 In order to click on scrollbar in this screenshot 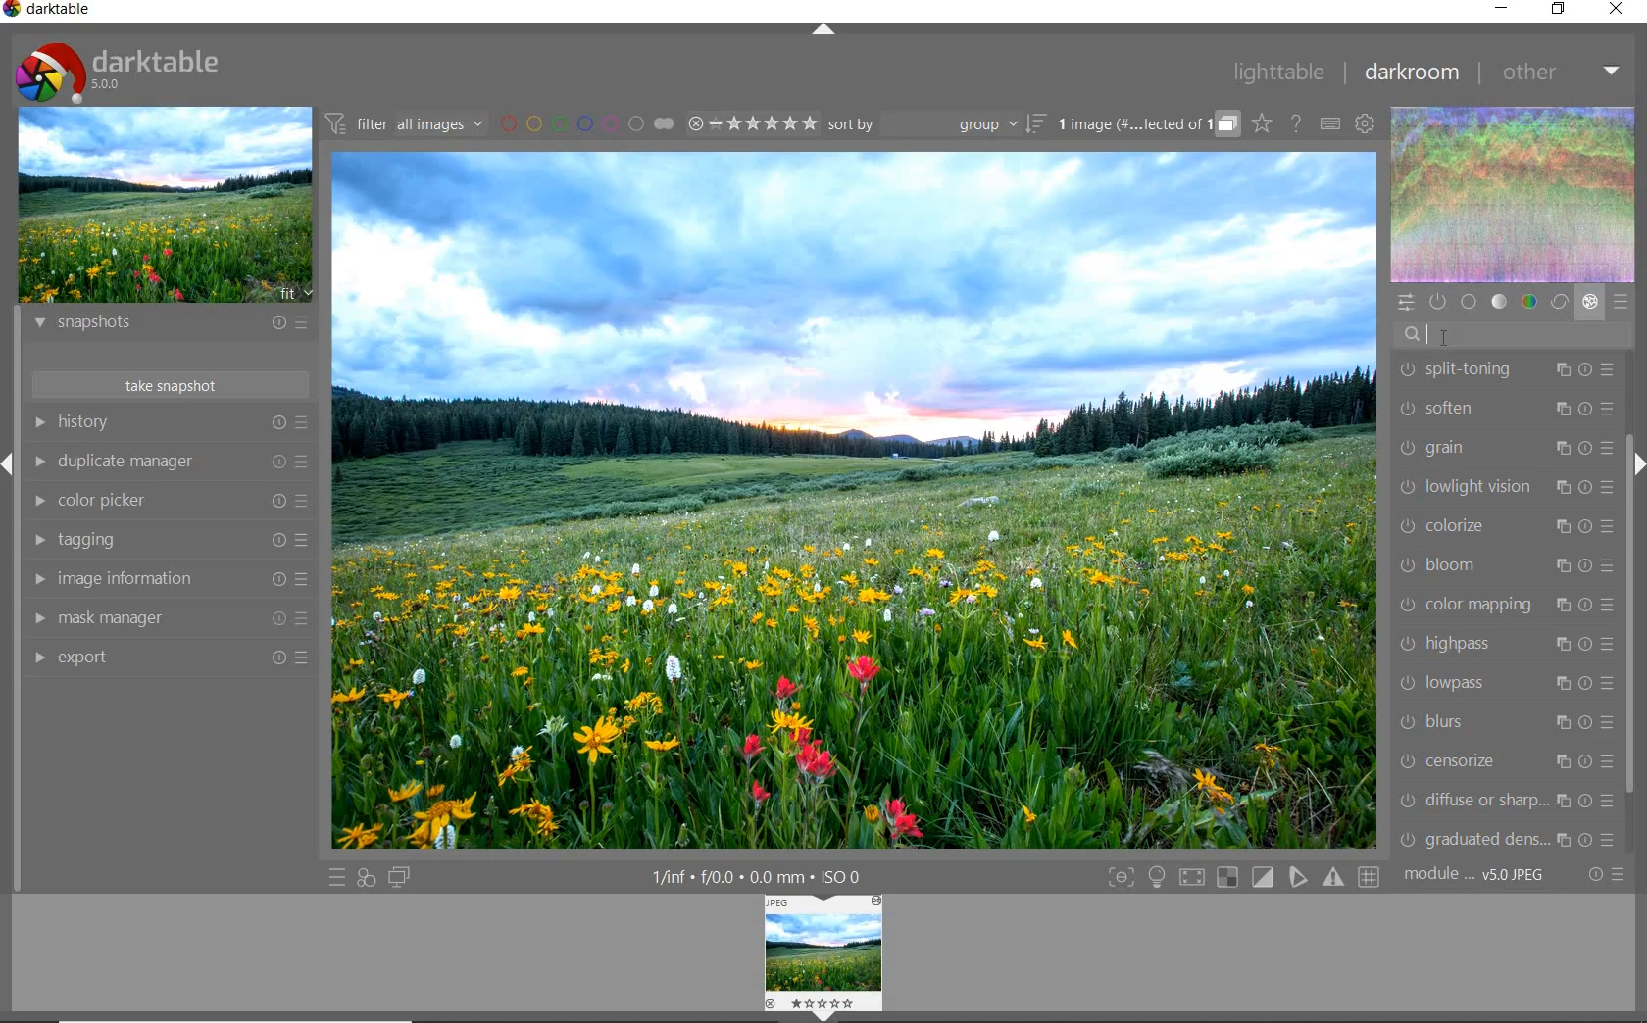, I will do `click(1629, 618)`.